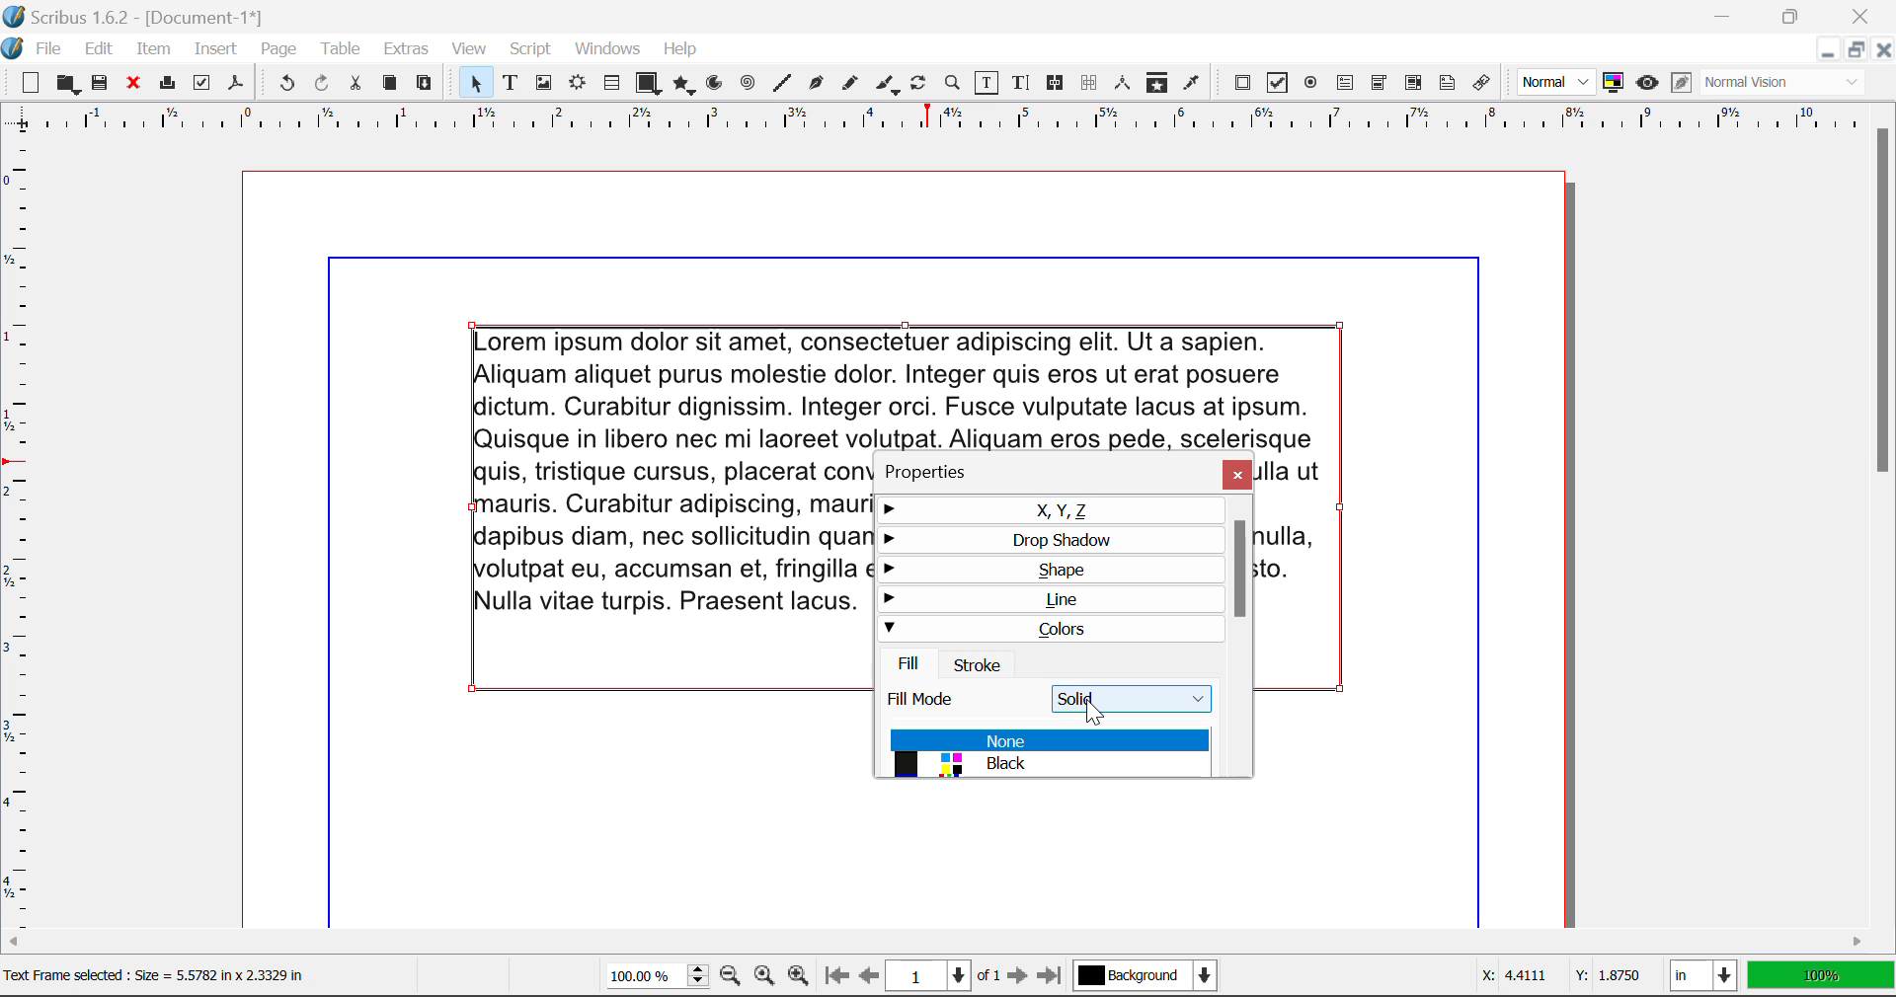 Image resolution: width=1896 pixels, height=997 pixels. What do you see at coordinates (1050, 599) in the screenshot?
I see `Line` at bounding box center [1050, 599].